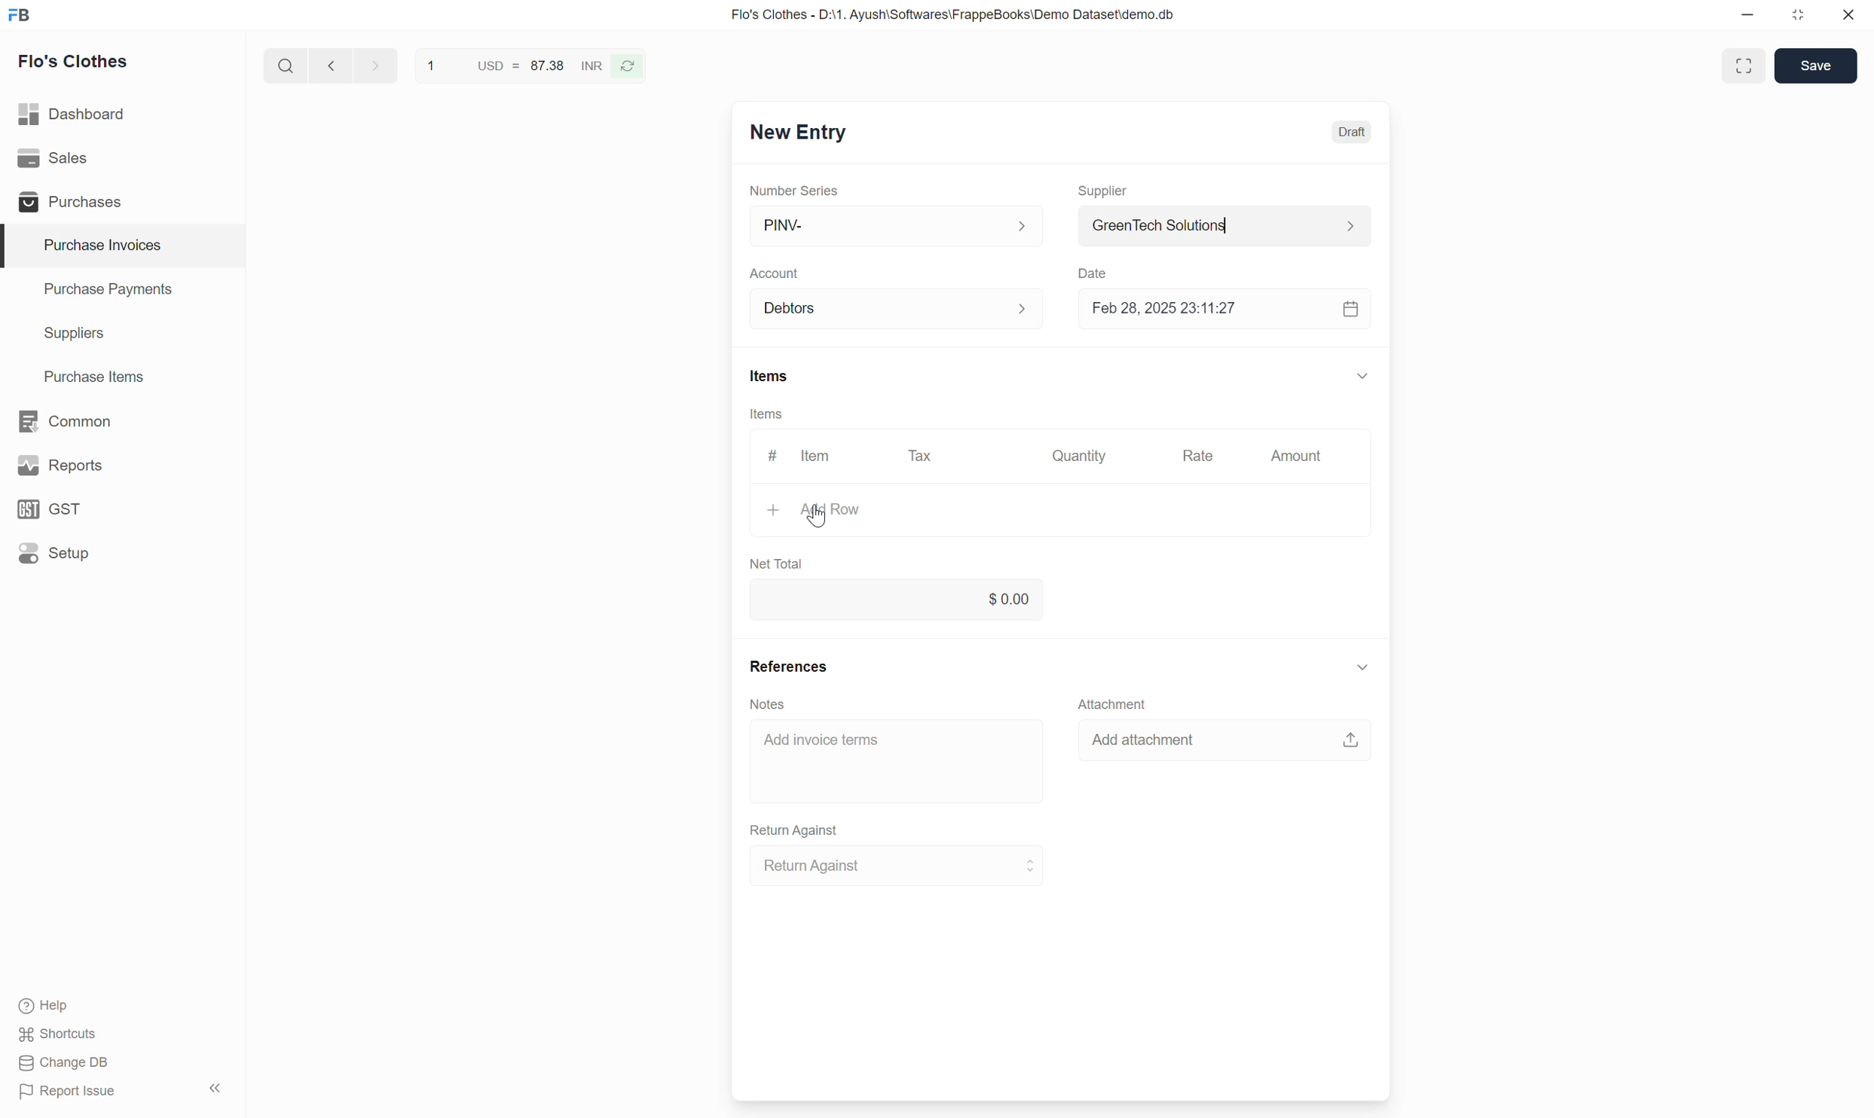  Describe the element at coordinates (803, 455) in the screenshot. I see `# Item` at that location.